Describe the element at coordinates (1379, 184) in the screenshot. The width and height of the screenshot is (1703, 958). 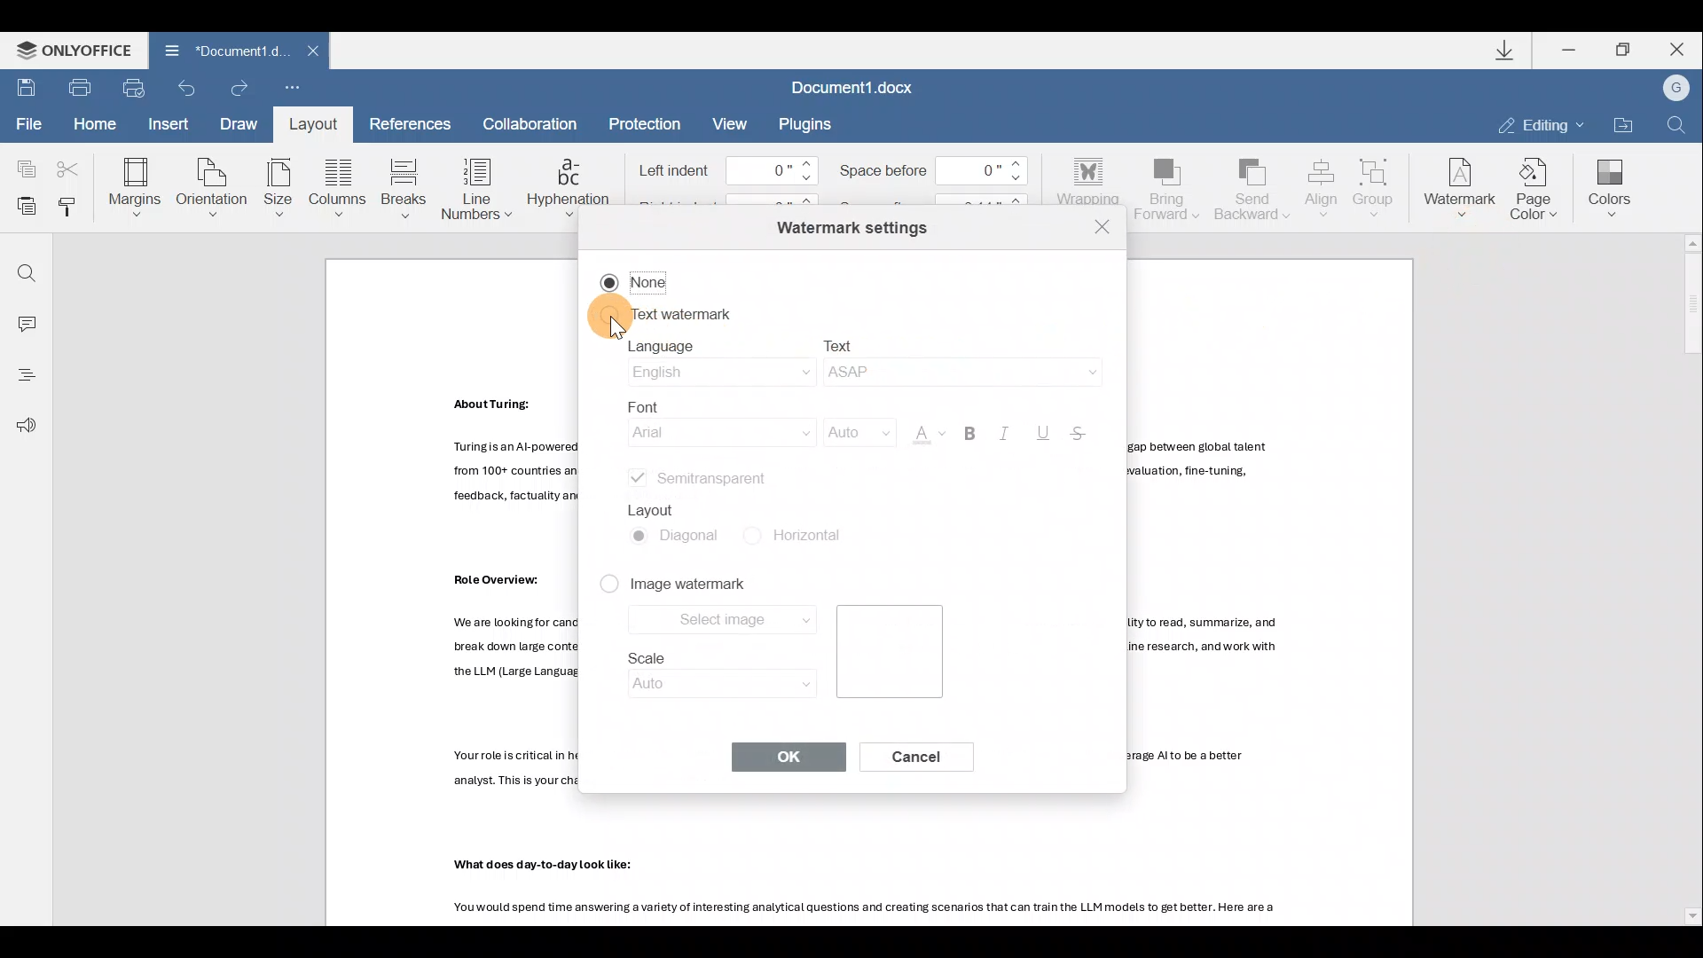
I see `Group` at that location.